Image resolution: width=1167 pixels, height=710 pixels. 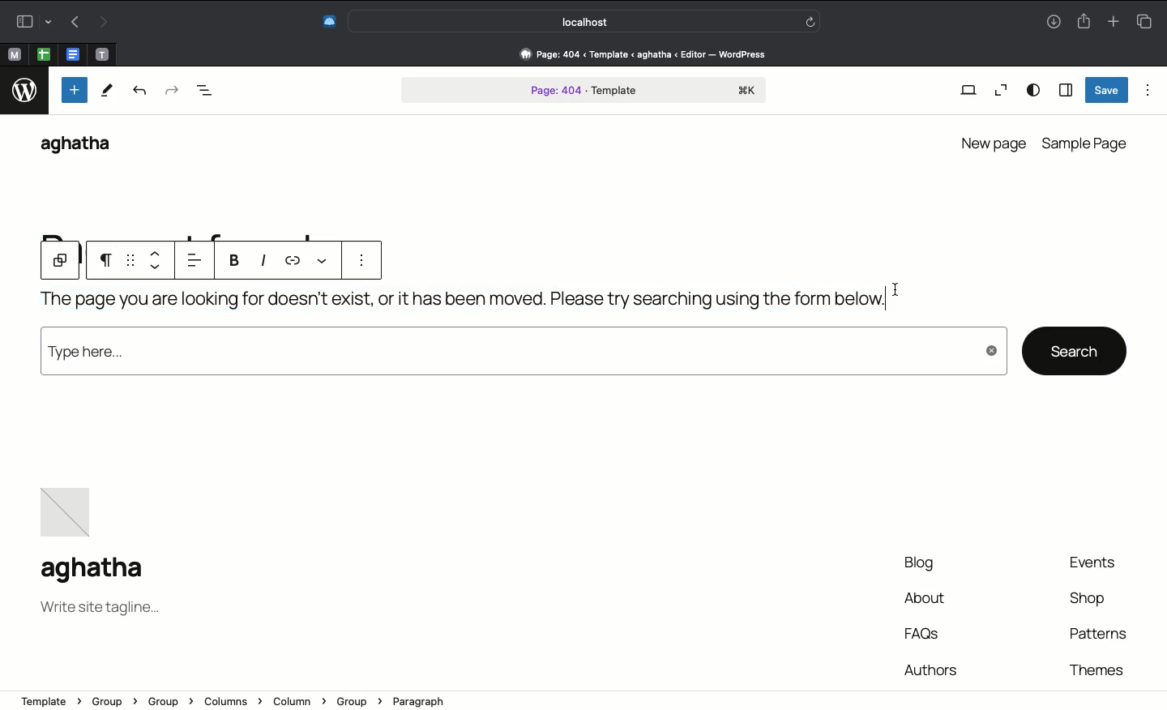 What do you see at coordinates (1160, 277) in the screenshot?
I see `Scroll` at bounding box center [1160, 277].